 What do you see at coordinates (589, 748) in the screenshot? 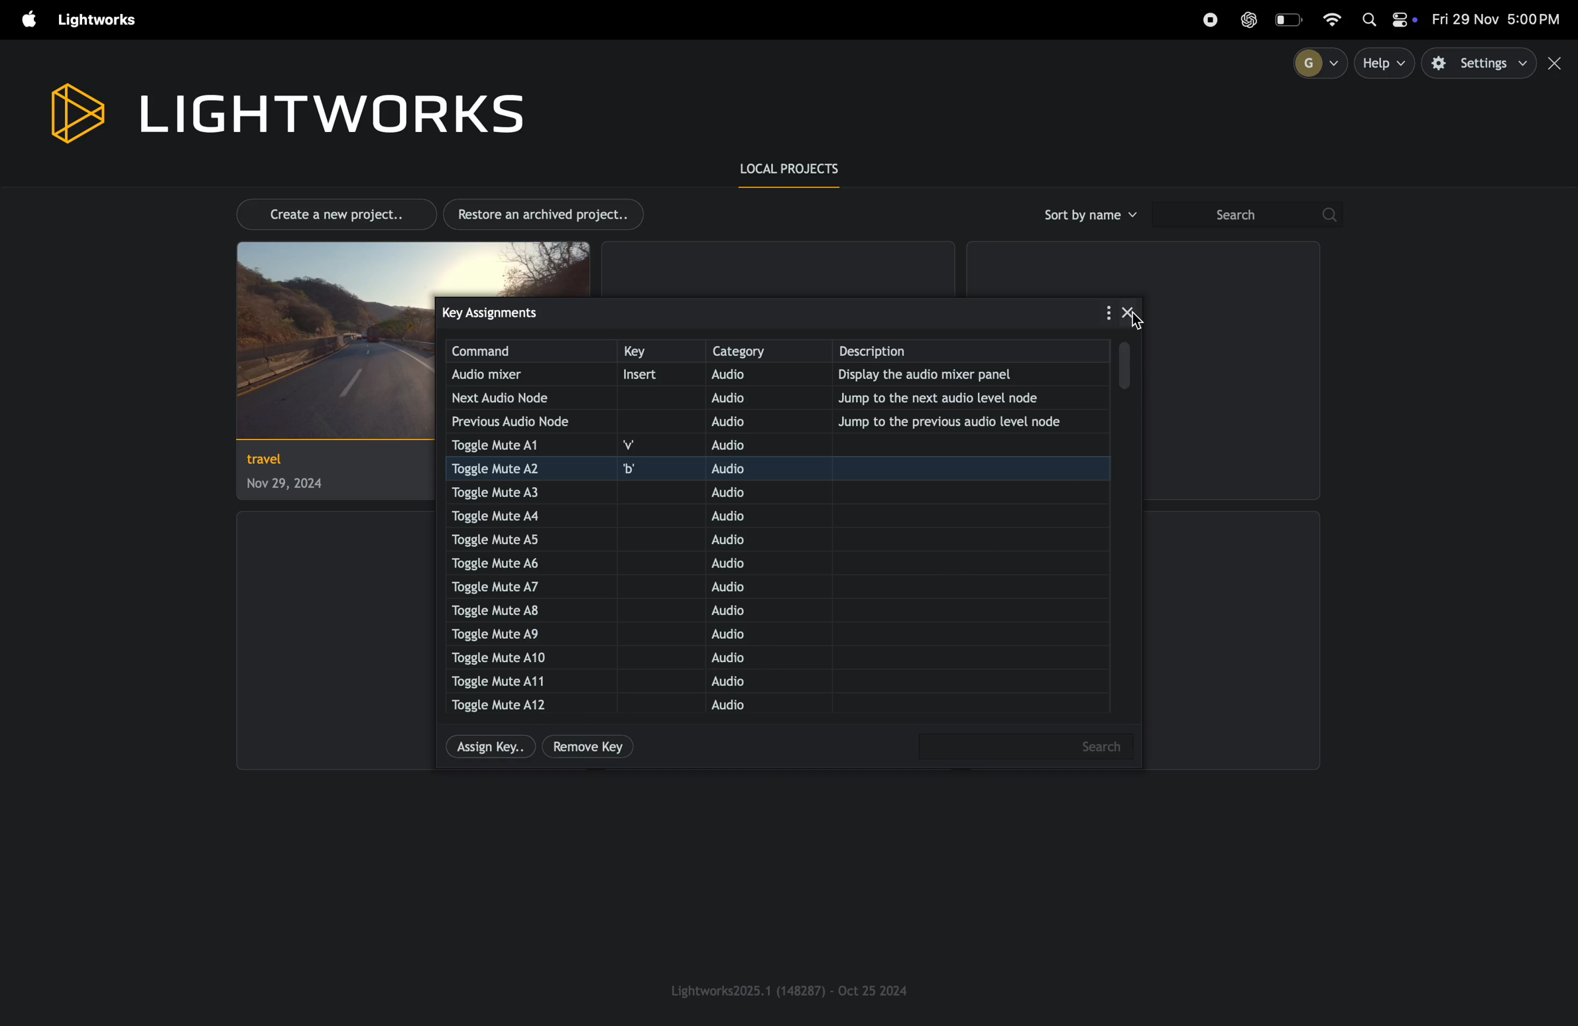
I see `remove key` at bounding box center [589, 748].